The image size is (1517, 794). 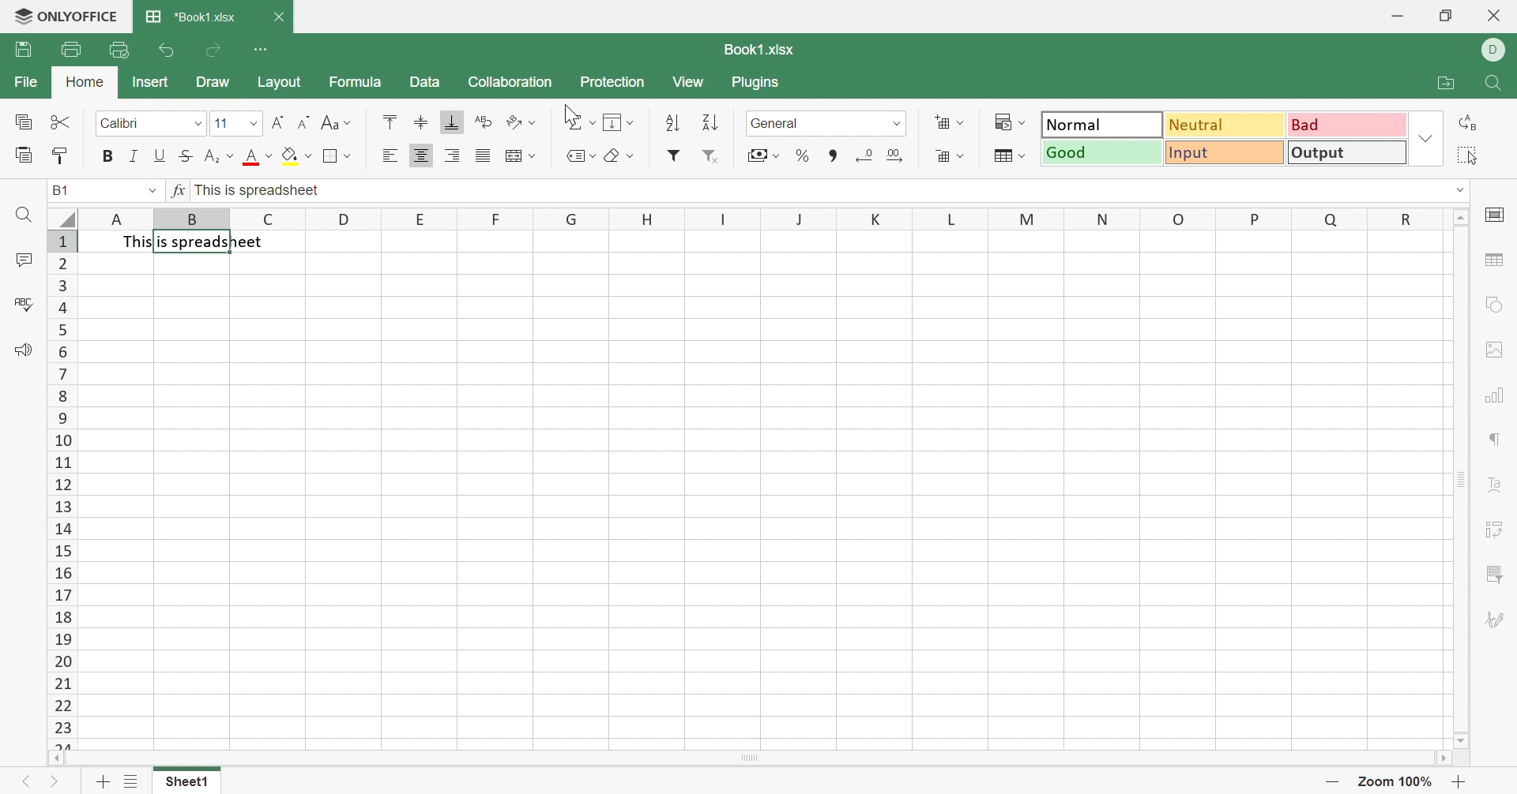 What do you see at coordinates (1494, 16) in the screenshot?
I see `Close` at bounding box center [1494, 16].